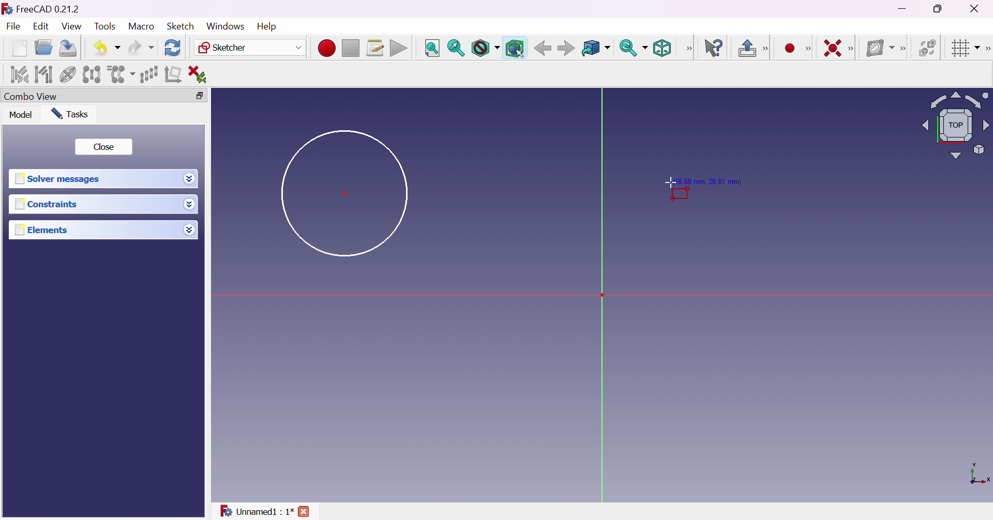 This screenshot has width=993, height=520. I want to click on Show/hide internal geometry, so click(69, 75).